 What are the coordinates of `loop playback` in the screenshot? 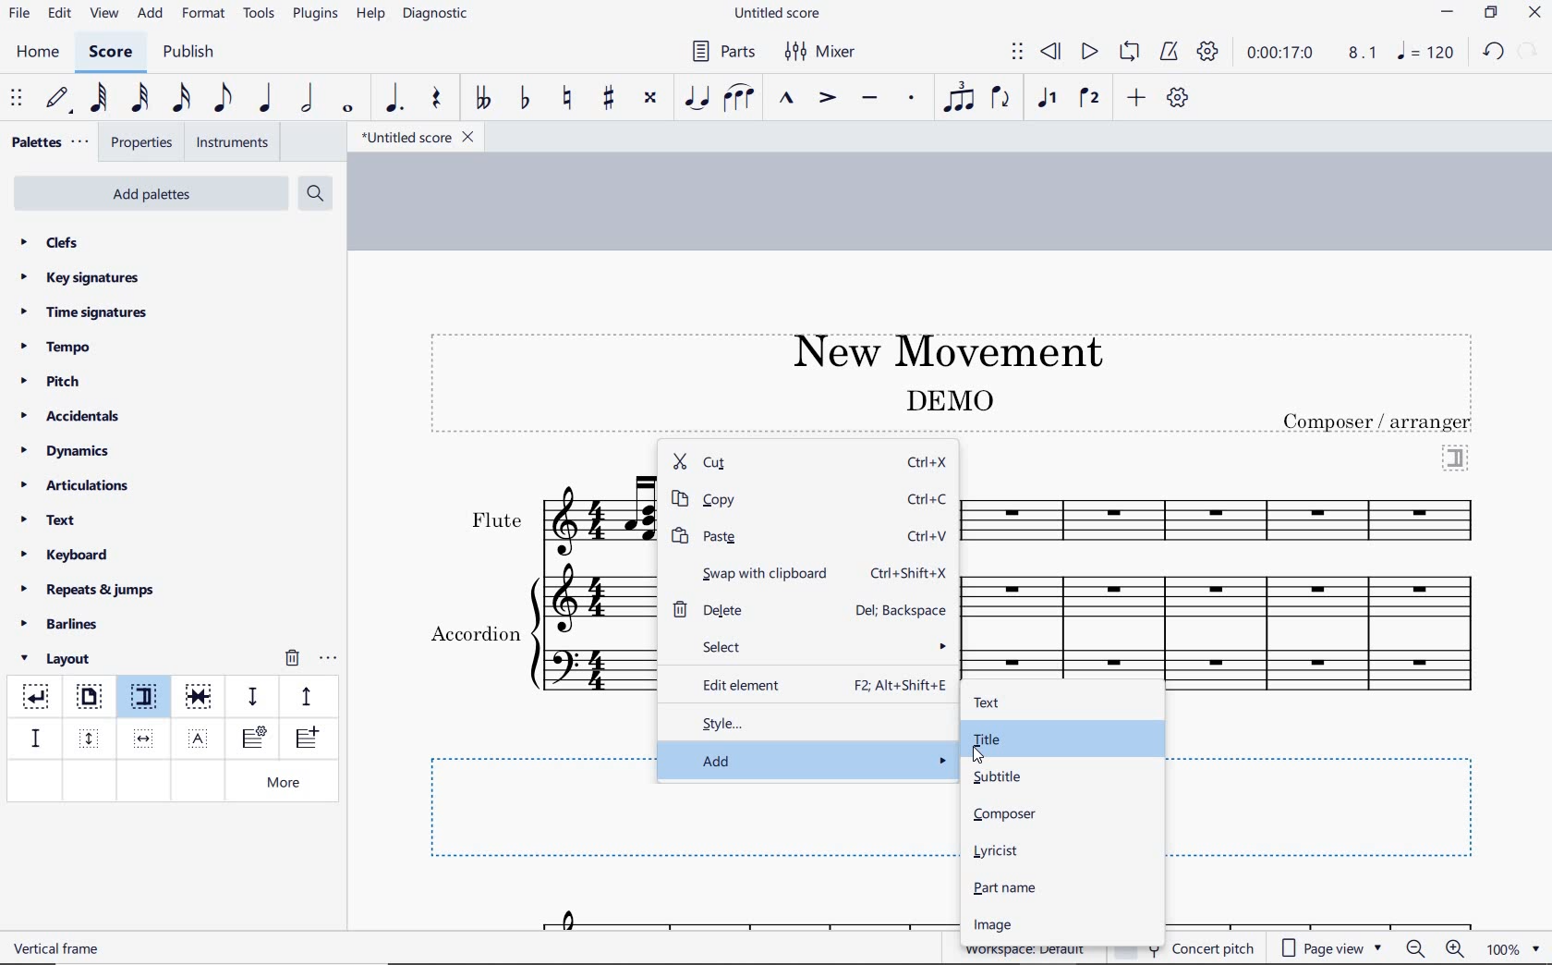 It's located at (1132, 53).